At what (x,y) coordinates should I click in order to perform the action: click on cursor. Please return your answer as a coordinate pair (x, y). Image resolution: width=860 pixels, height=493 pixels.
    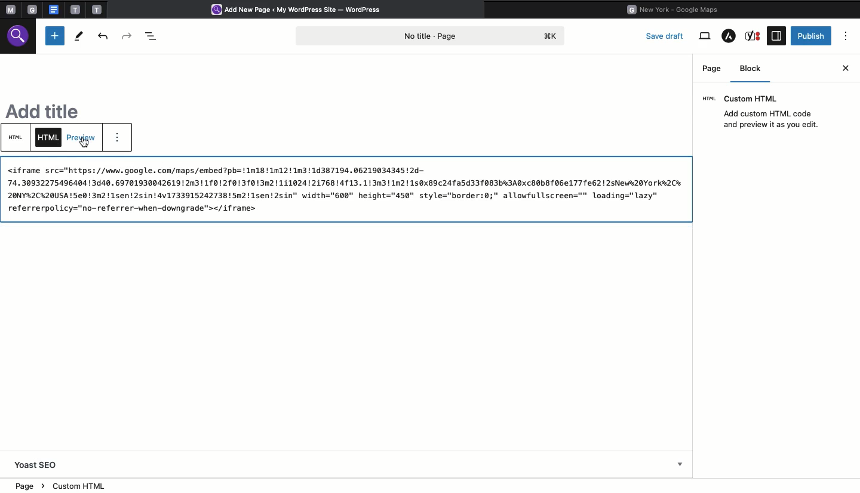
    Looking at the image, I should click on (82, 146).